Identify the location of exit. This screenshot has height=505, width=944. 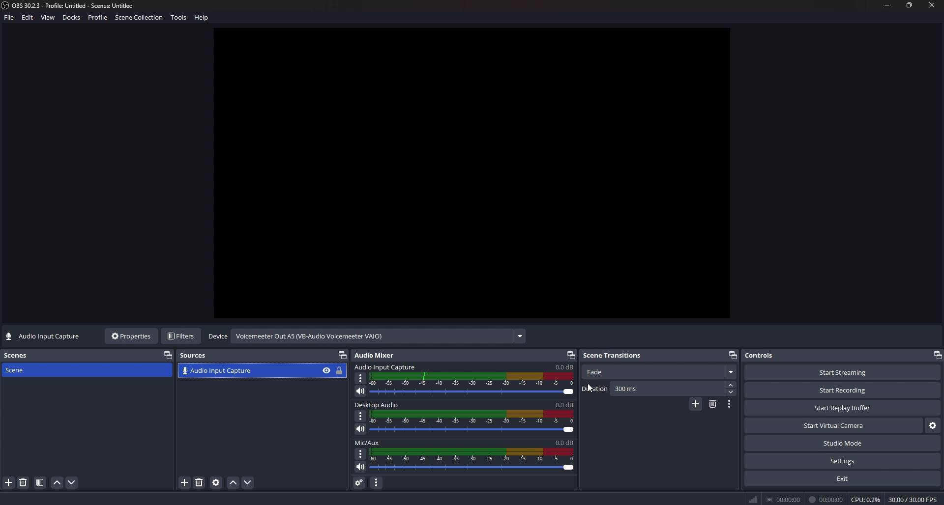
(842, 478).